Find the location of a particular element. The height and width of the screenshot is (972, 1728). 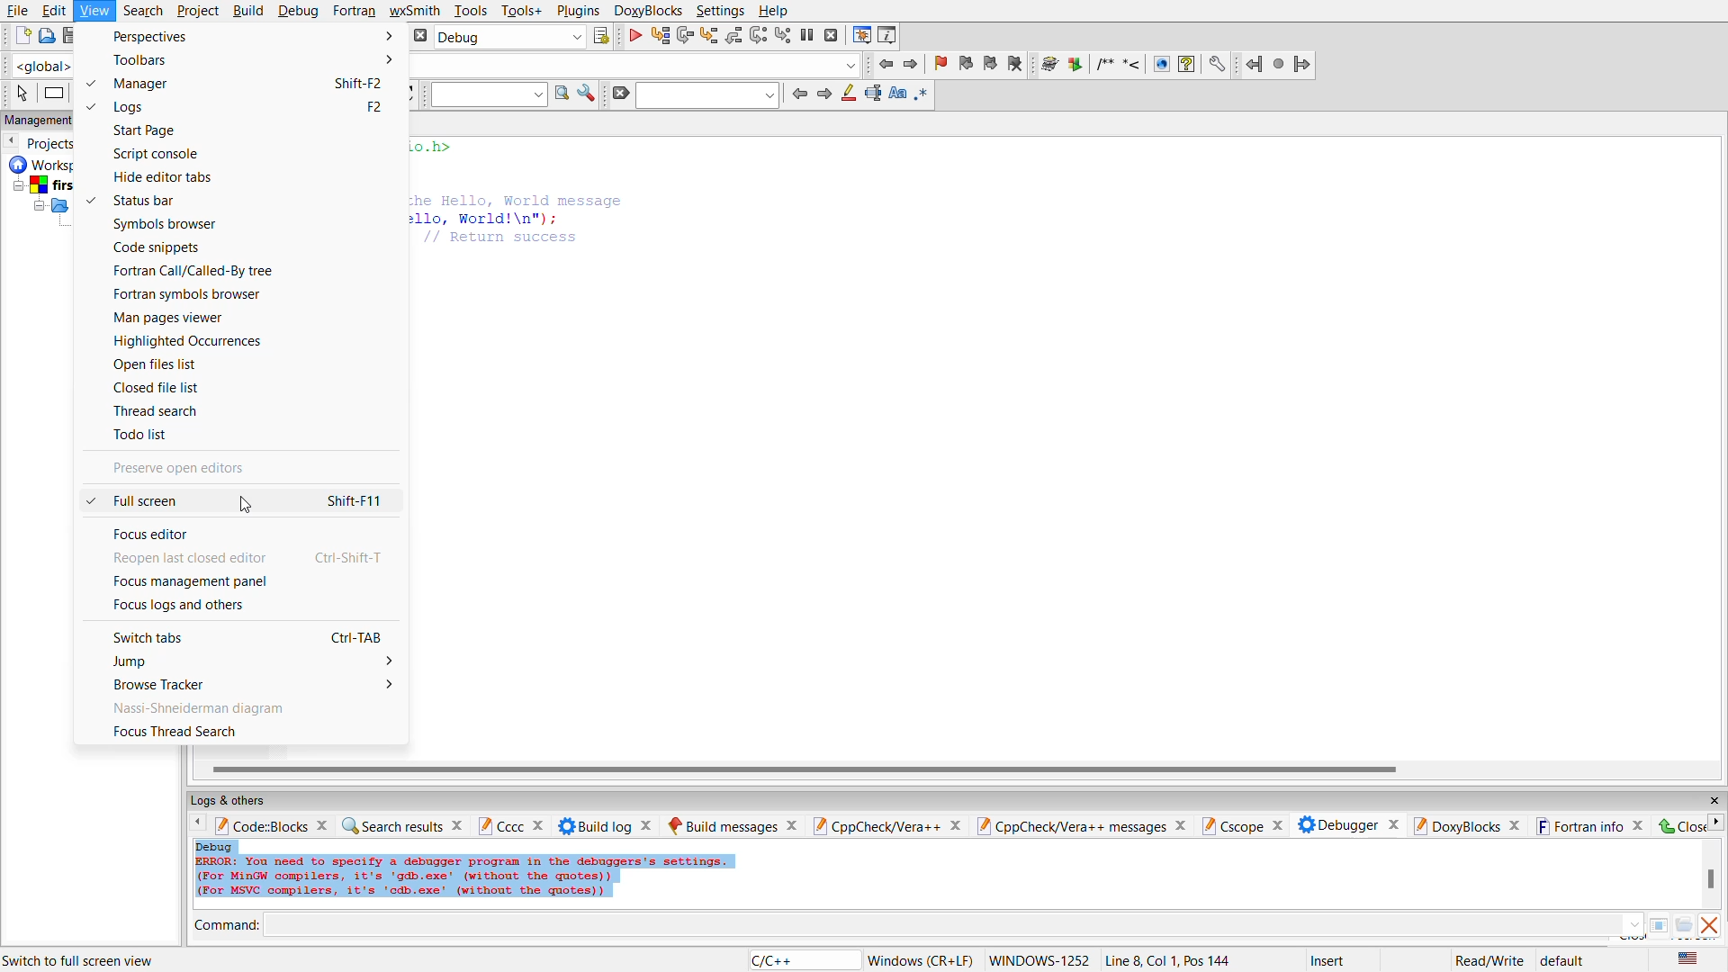

man pages viewer is located at coordinates (173, 319).